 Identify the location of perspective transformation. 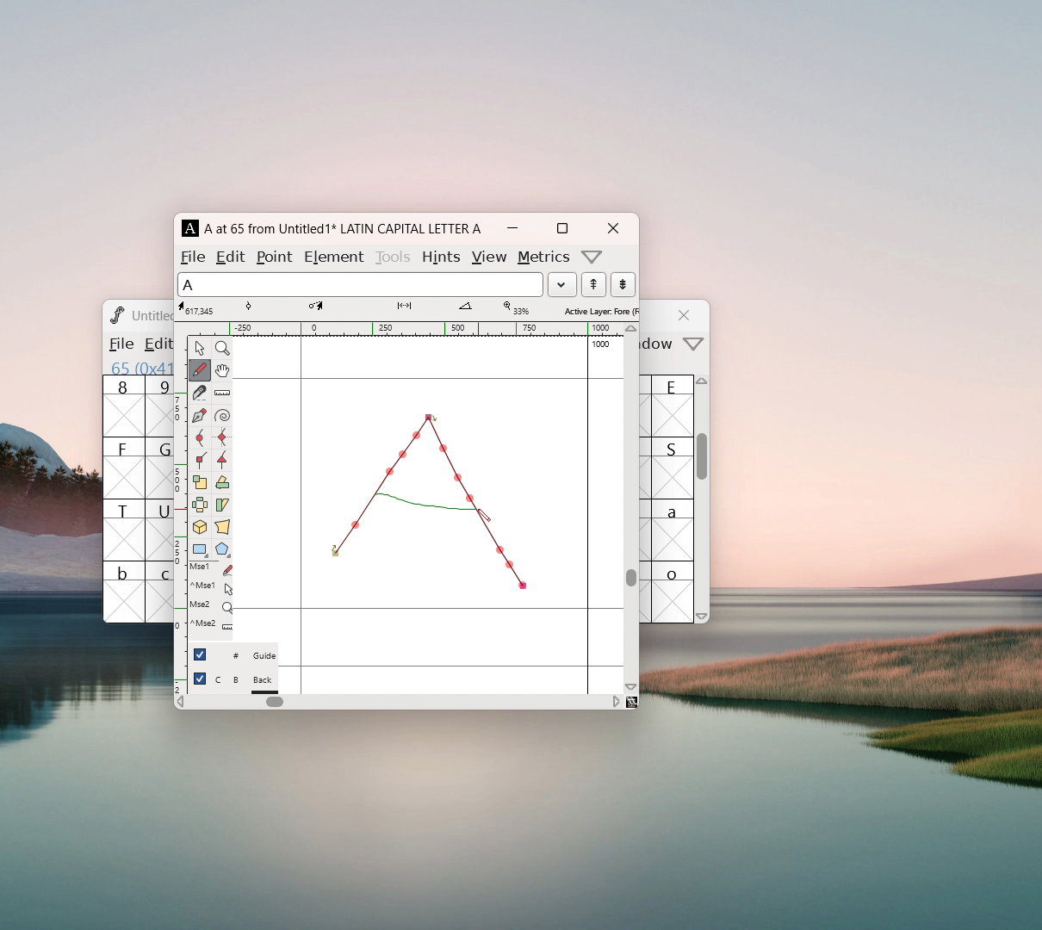
(222, 529).